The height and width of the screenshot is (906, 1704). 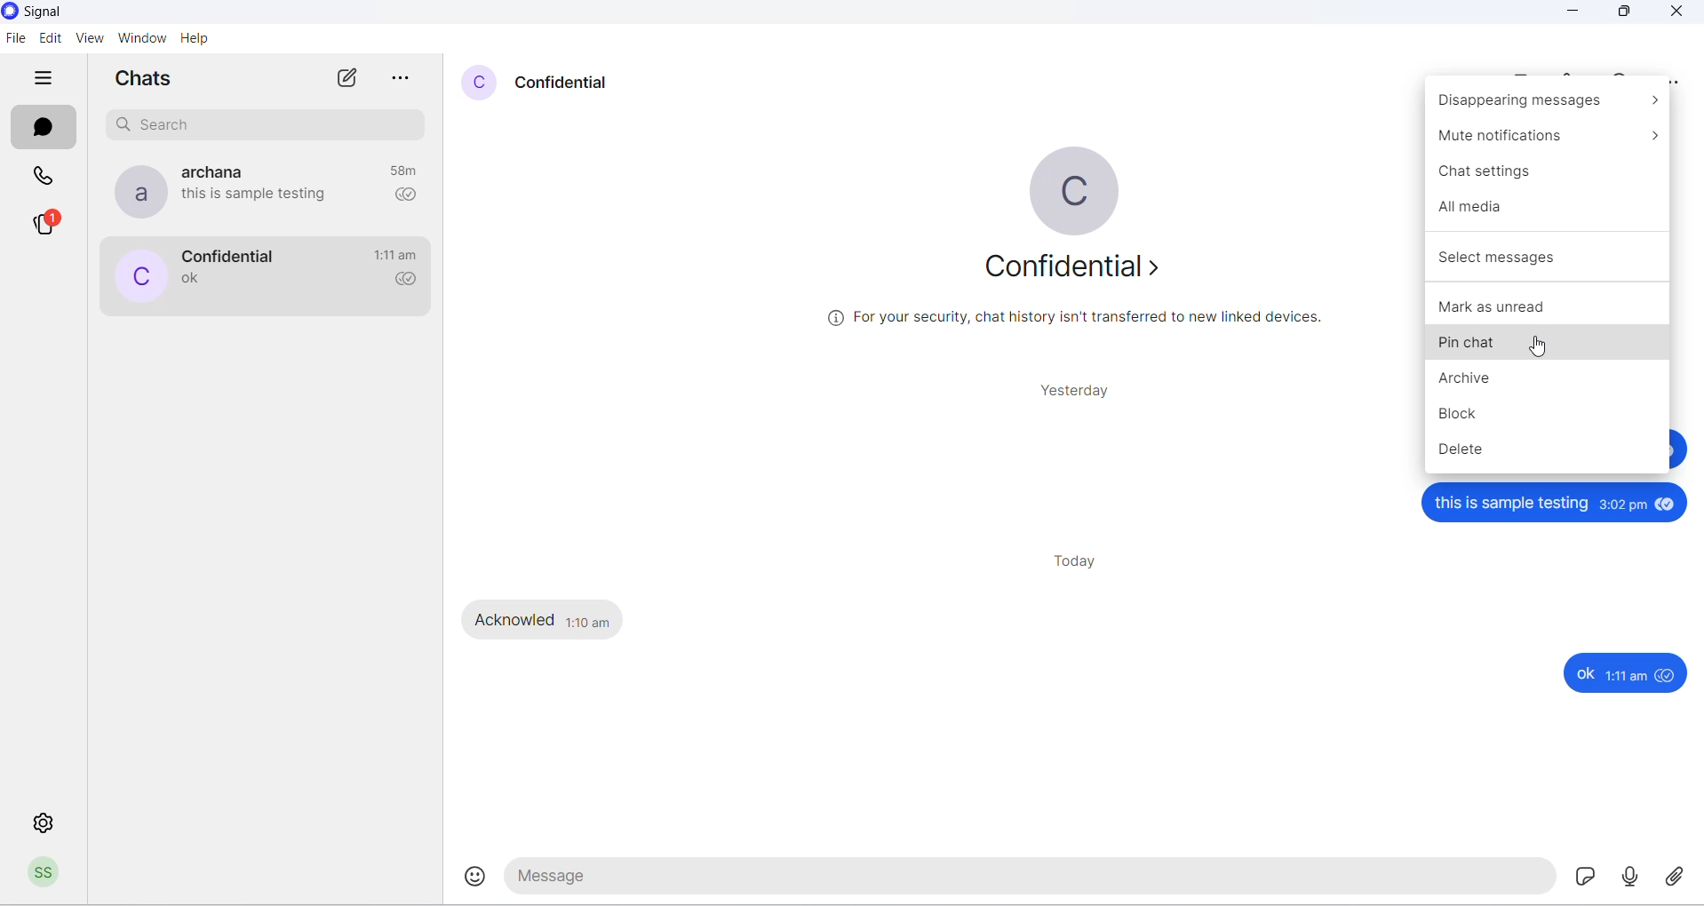 I want to click on seen, so click(x=1668, y=506).